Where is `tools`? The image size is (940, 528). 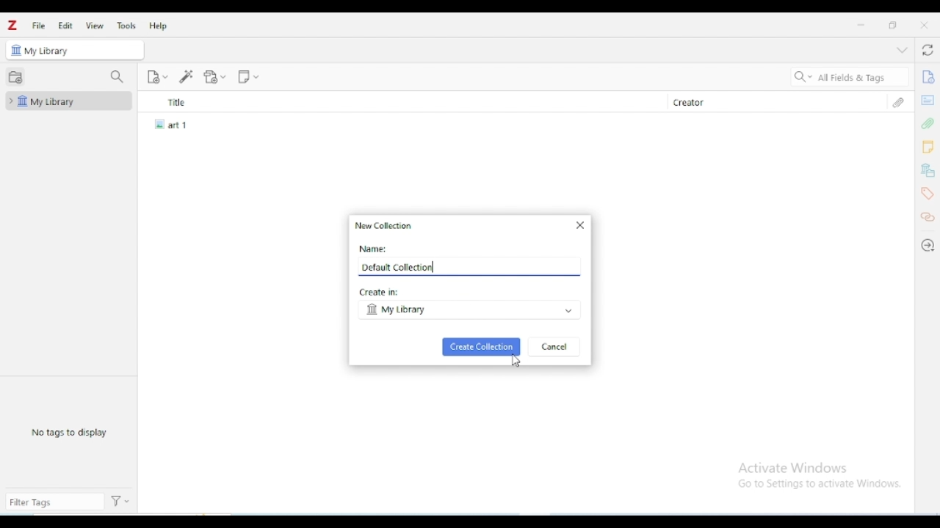 tools is located at coordinates (126, 26).